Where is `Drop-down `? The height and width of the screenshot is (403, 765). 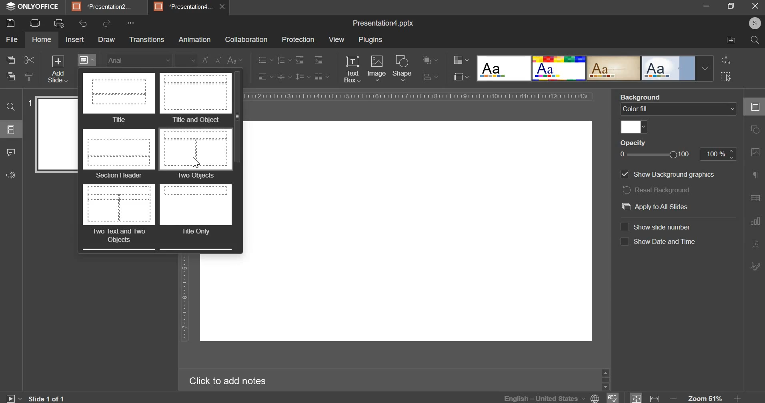
Drop-down  is located at coordinates (705, 68).